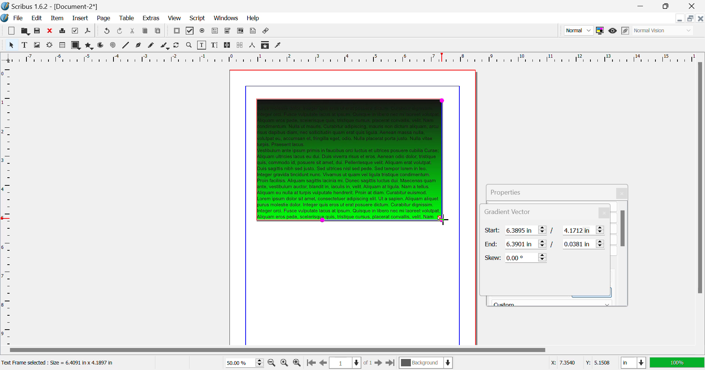 The image size is (705, 370). What do you see at coordinates (664, 30) in the screenshot?
I see `Display Visual Appearance` at bounding box center [664, 30].